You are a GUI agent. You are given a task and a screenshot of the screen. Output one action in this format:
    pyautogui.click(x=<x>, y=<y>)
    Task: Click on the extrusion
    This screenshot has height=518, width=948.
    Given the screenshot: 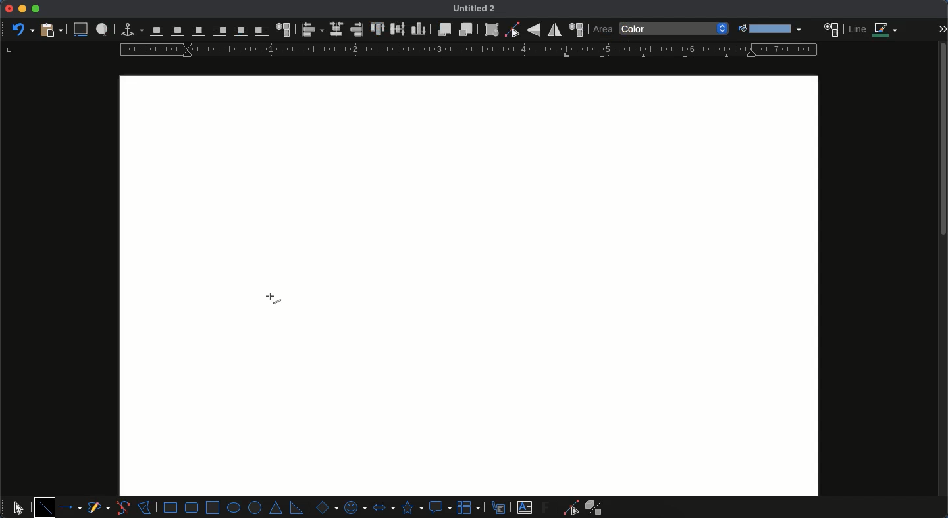 What is the action you would take?
    pyautogui.click(x=596, y=507)
    